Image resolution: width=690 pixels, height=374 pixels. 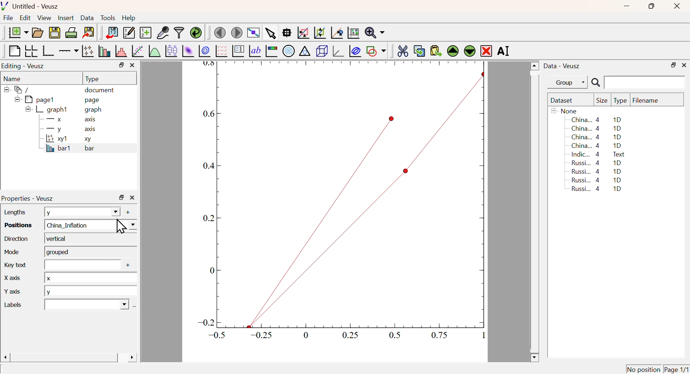 What do you see at coordinates (20, 304) in the screenshot?
I see `Labels` at bounding box center [20, 304].